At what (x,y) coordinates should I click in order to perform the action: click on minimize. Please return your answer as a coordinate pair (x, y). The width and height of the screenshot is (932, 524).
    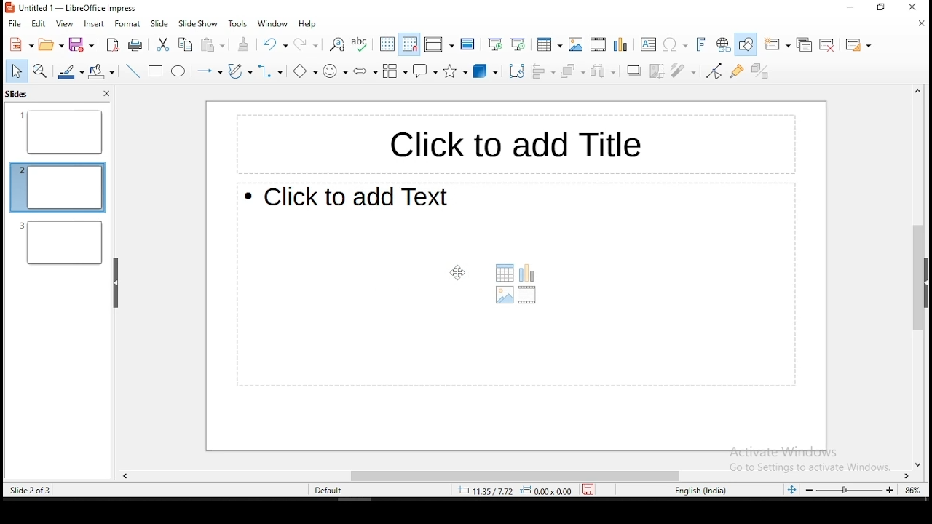
    Looking at the image, I should click on (842, 10).